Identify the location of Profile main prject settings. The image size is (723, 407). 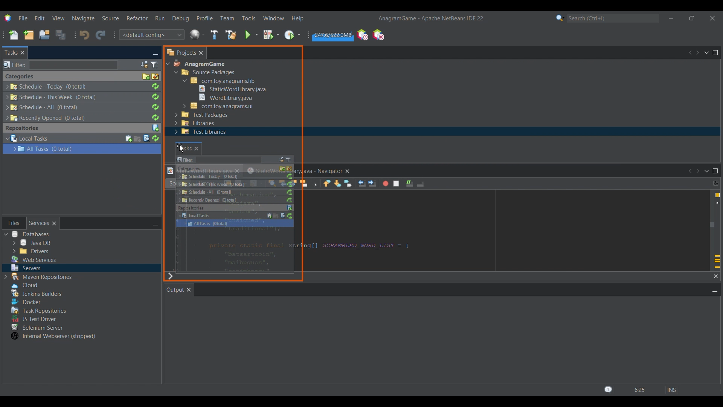
(293, 35).